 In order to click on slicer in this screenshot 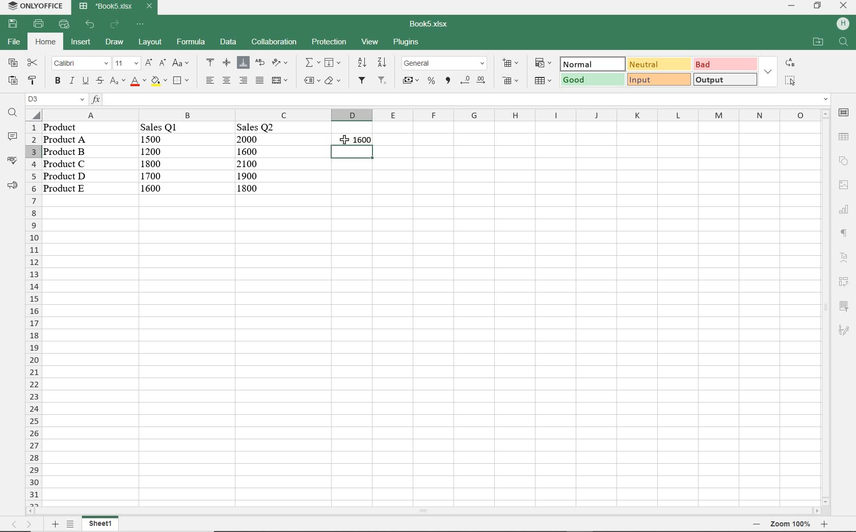, I will do `click(844, 306)`.